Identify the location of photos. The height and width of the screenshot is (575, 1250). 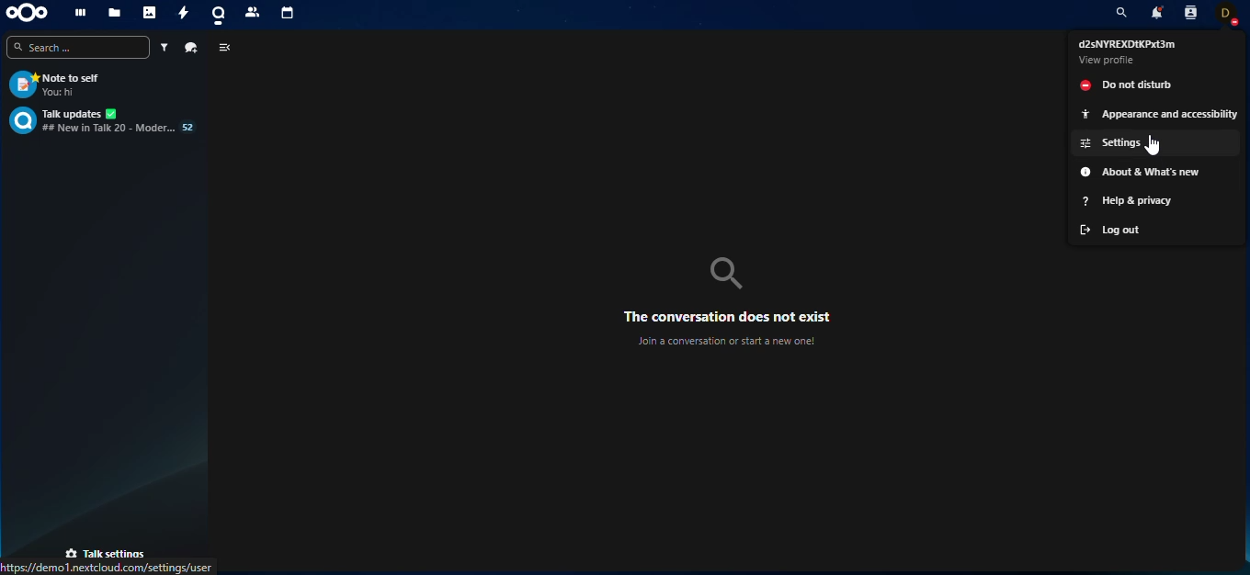
(149, 13).